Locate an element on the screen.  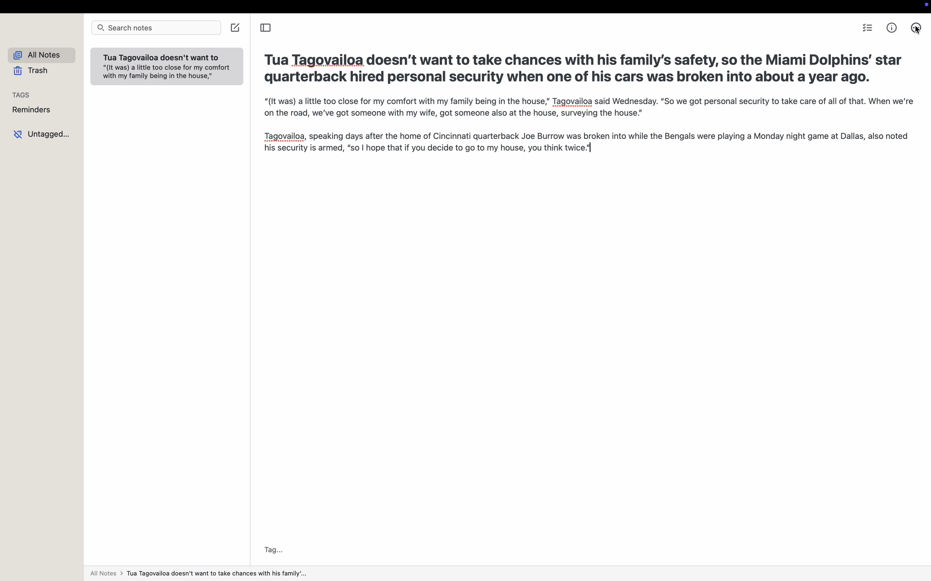
search bar is located at coordinates (155, 28).